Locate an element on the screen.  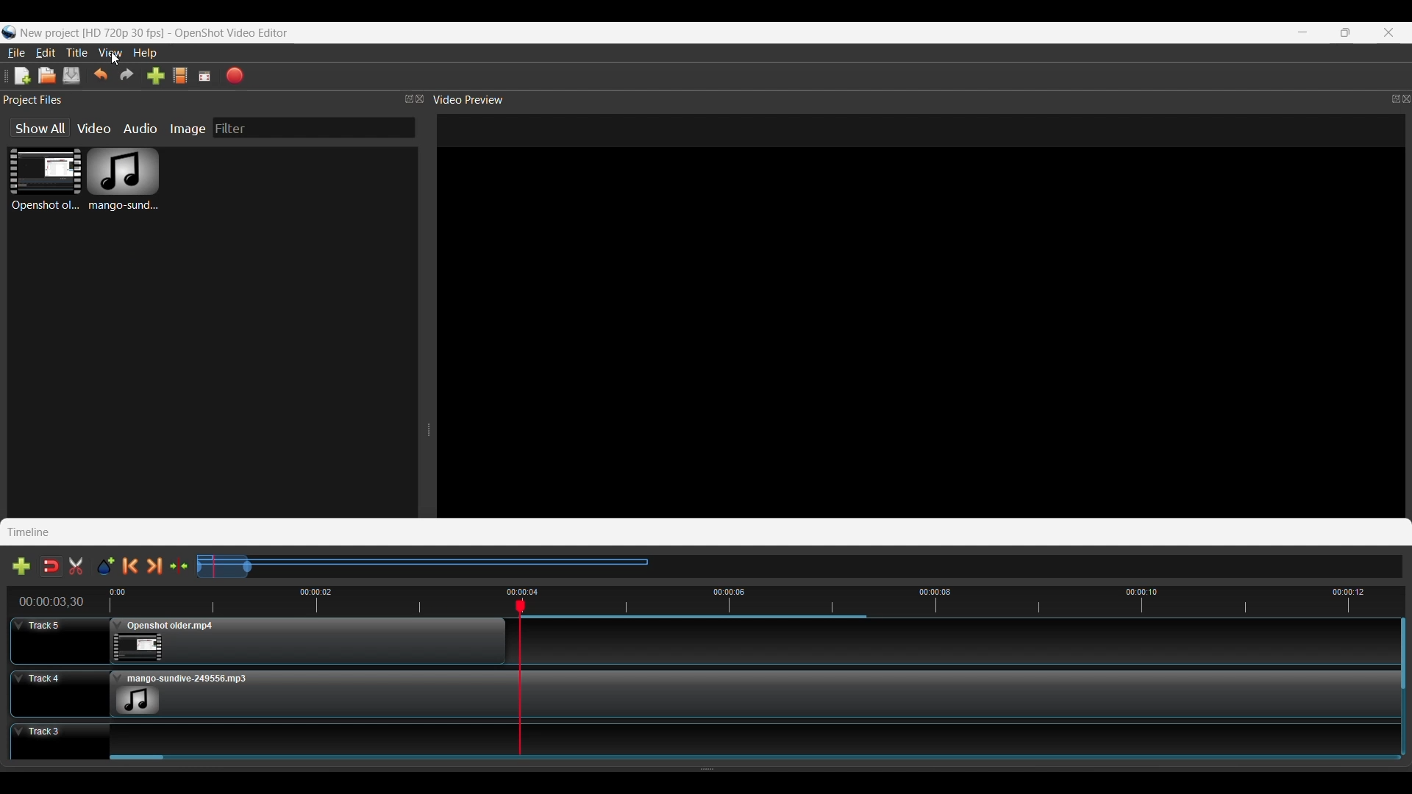
Close is located at coordinates (419, 99).